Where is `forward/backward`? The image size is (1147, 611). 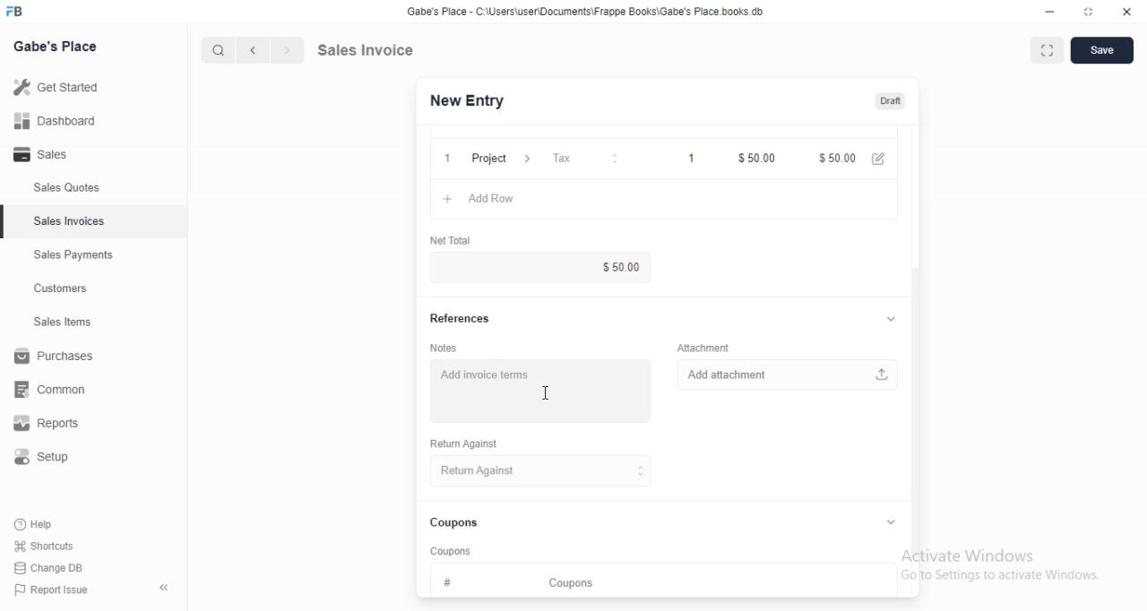
forward/backward is located at coordinates (269, 50).